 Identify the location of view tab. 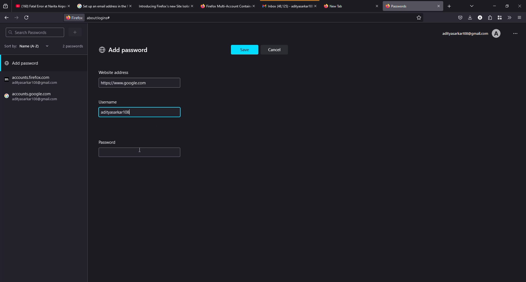
(472, 6).